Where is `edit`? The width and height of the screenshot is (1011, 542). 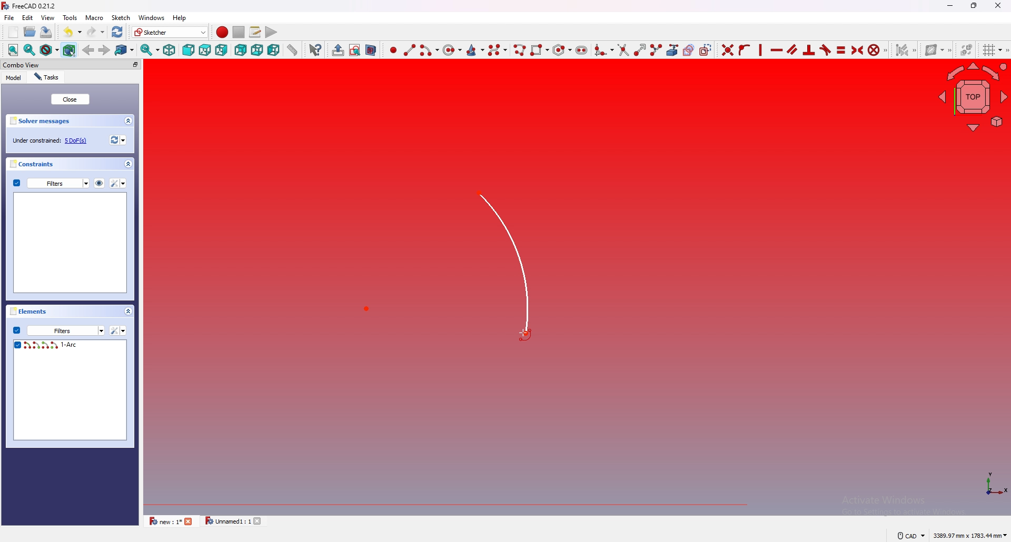
edit is located at coordinates (29, 17).